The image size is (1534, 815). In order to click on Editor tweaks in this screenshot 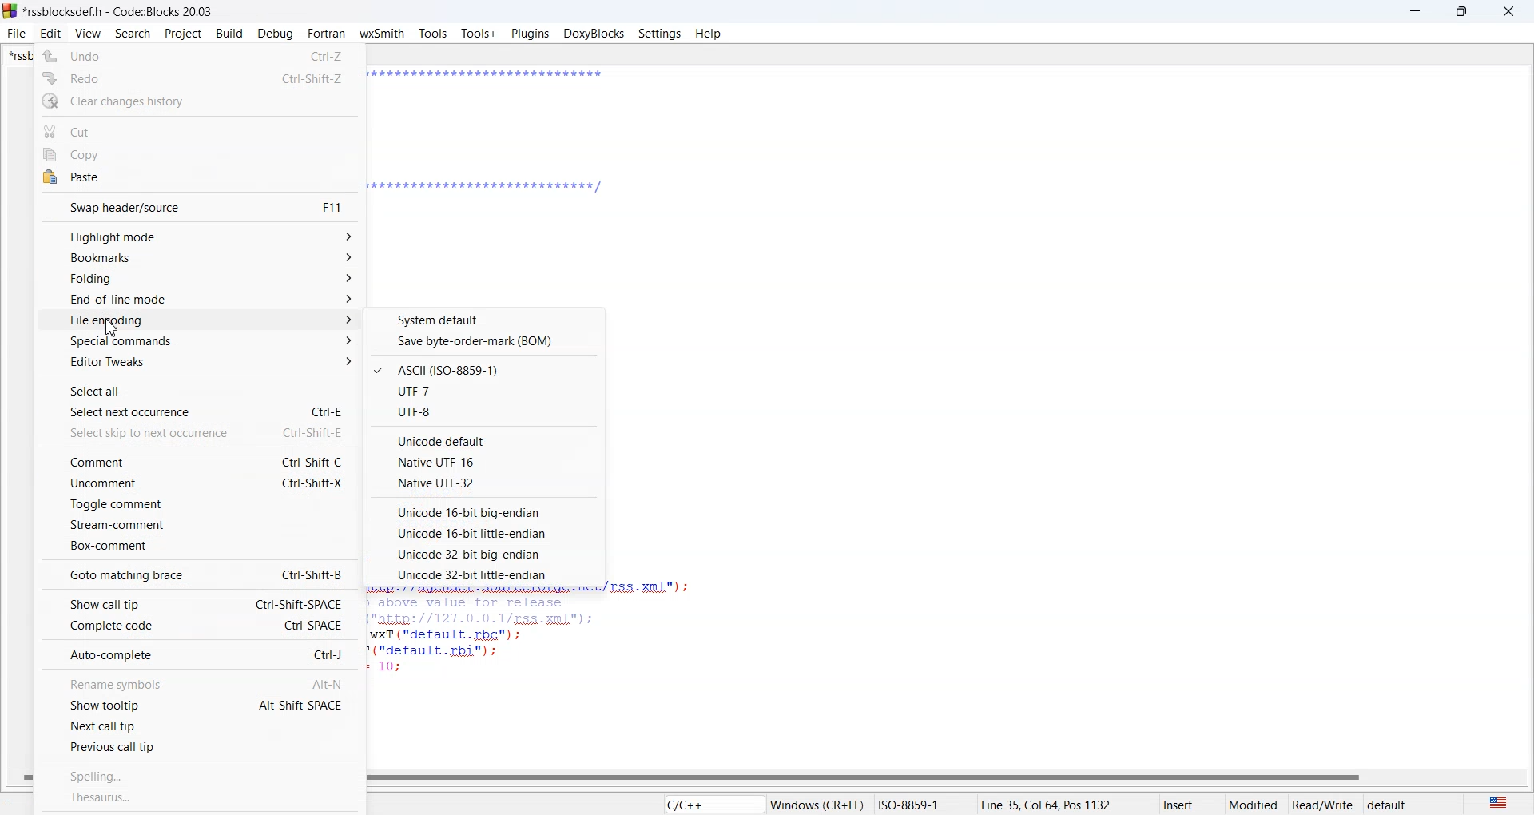, I will do `click(200, 361)`.